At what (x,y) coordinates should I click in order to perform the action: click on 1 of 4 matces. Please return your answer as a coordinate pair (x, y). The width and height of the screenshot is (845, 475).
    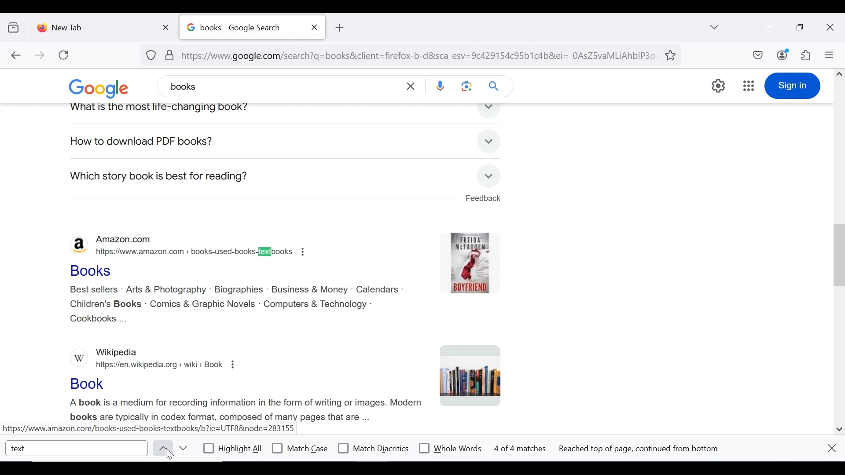
    Looking at the image, I should click on (522, 449).